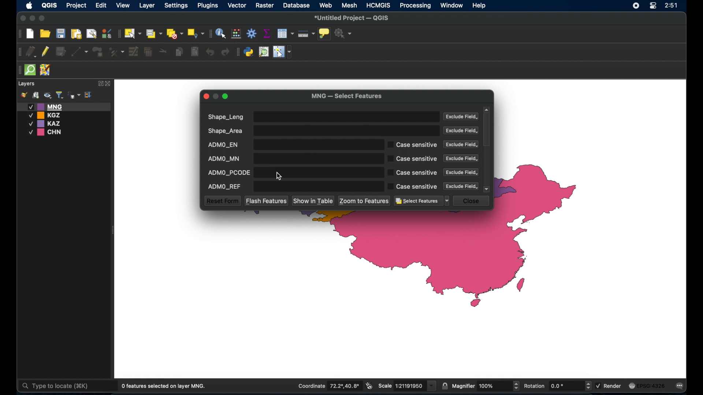 The width and height of the screenshot is (703, 395). Describe the element at coordinates (59, 95) in the screenshot. I see `filter legend` at that location.